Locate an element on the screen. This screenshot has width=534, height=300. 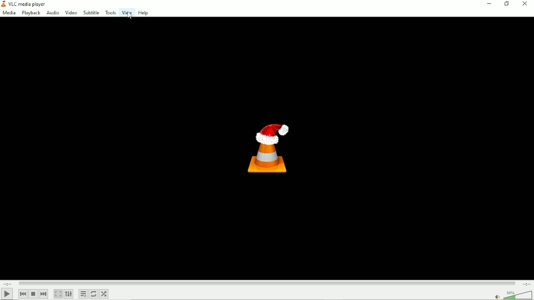
Volume is located at coordinates (513, 294).